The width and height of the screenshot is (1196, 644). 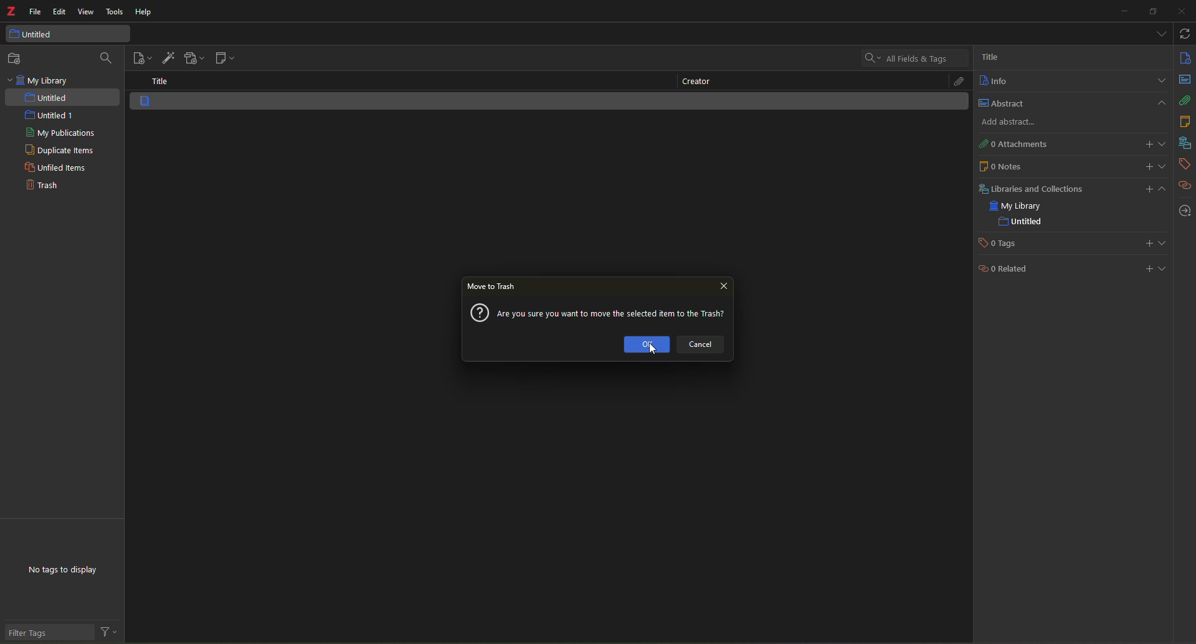 I want to click on locate, so click(x=1185, y=211).